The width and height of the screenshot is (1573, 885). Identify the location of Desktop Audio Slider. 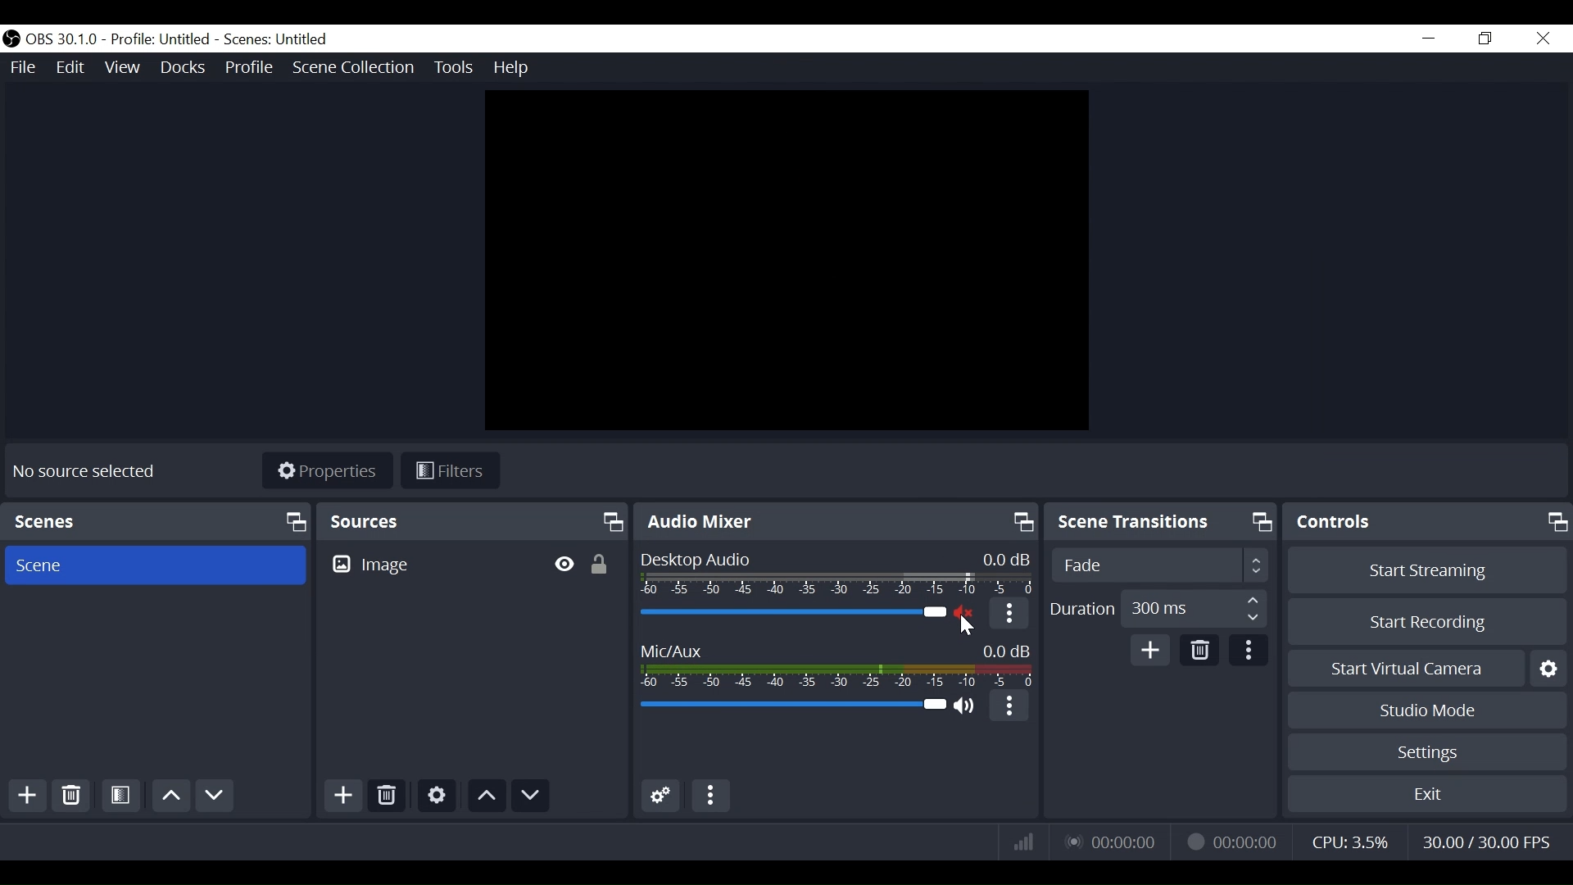
(791, 613).